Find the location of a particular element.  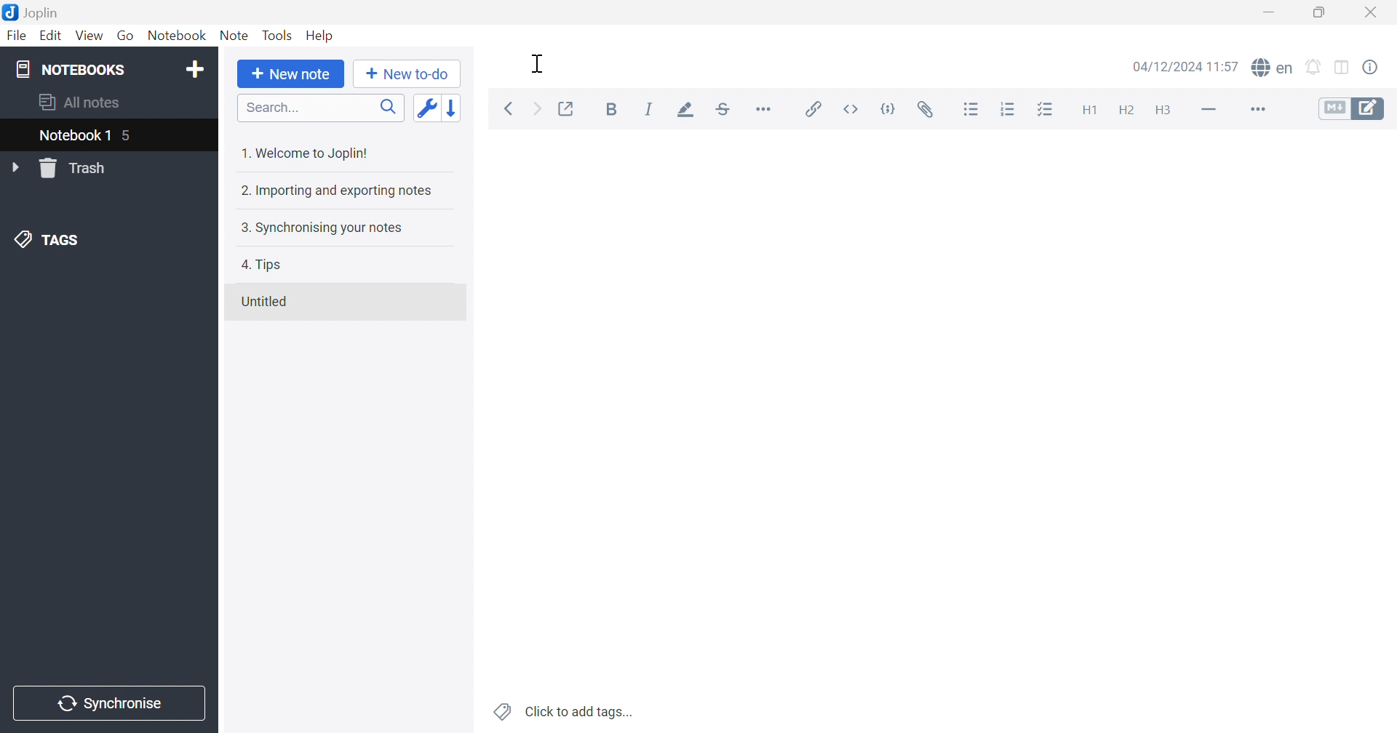

New to-do is located at coordinates (407, 74).